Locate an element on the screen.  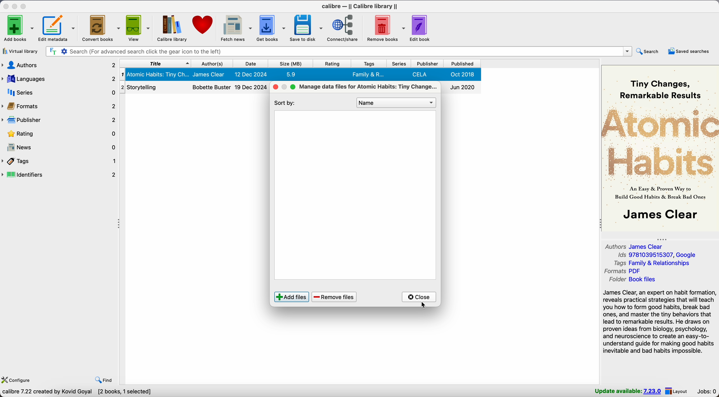
Add books is located at coordinates (18, 28).